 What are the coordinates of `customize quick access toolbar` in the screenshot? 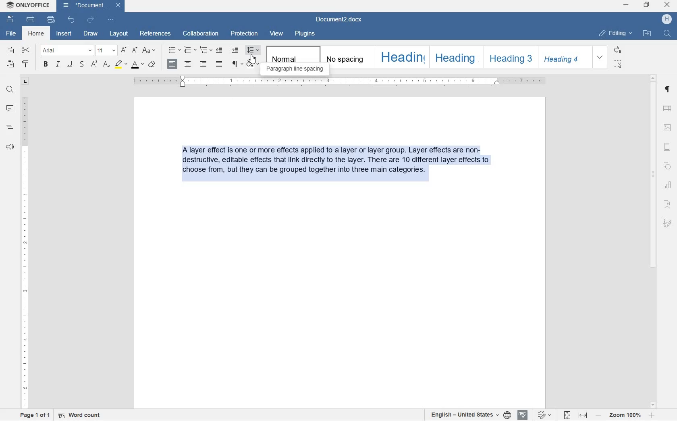 It's located at (111, 20).